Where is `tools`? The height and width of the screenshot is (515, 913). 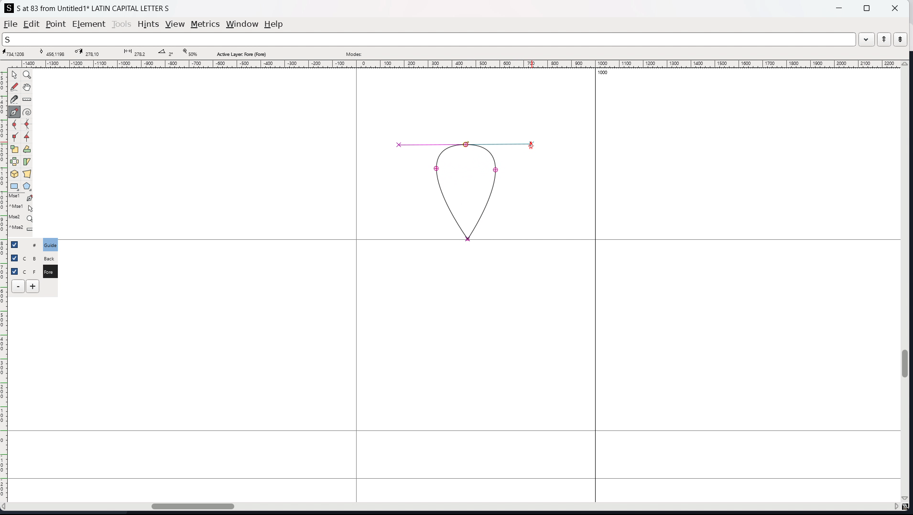 tools is located at coordinates (122, 24).